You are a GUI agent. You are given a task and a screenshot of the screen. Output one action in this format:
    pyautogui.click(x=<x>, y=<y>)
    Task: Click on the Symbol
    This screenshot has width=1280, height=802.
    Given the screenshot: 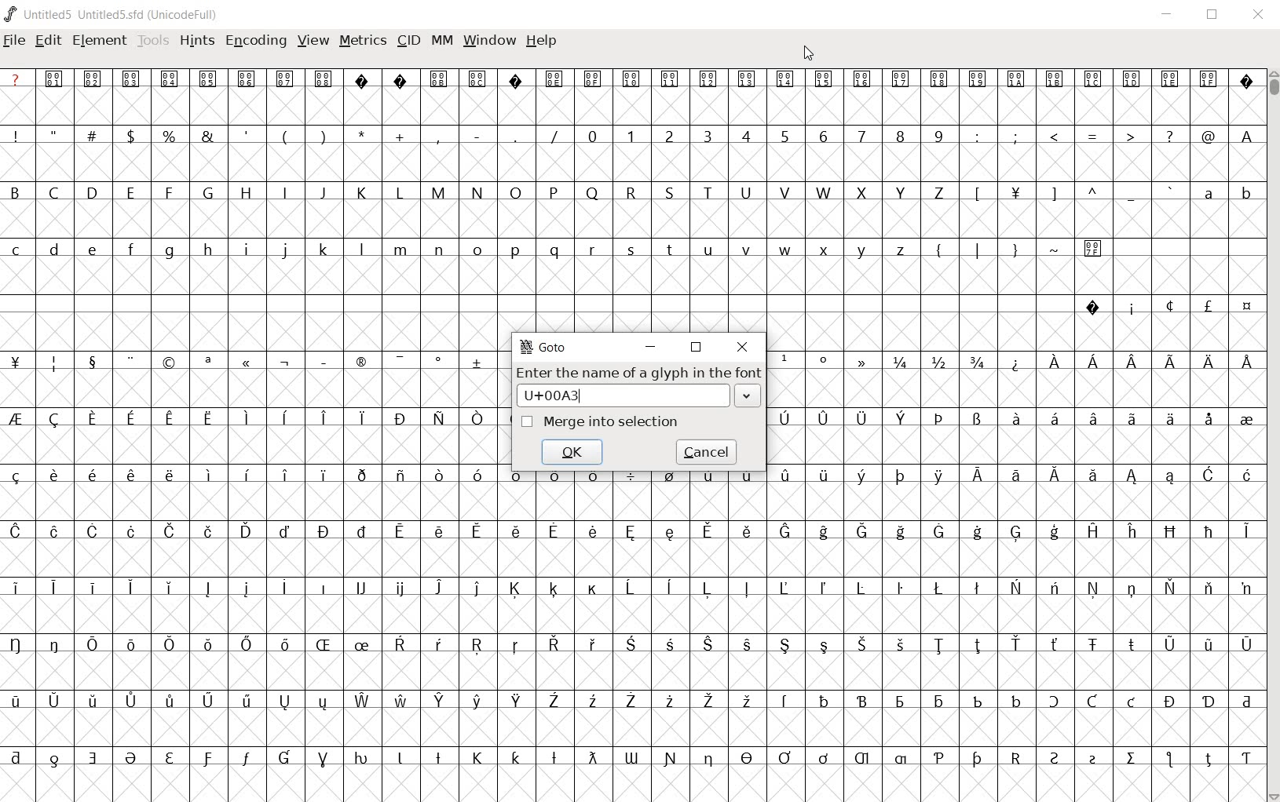 What is the action you would take?
    pyautogui.click(x=130, y=643)
    